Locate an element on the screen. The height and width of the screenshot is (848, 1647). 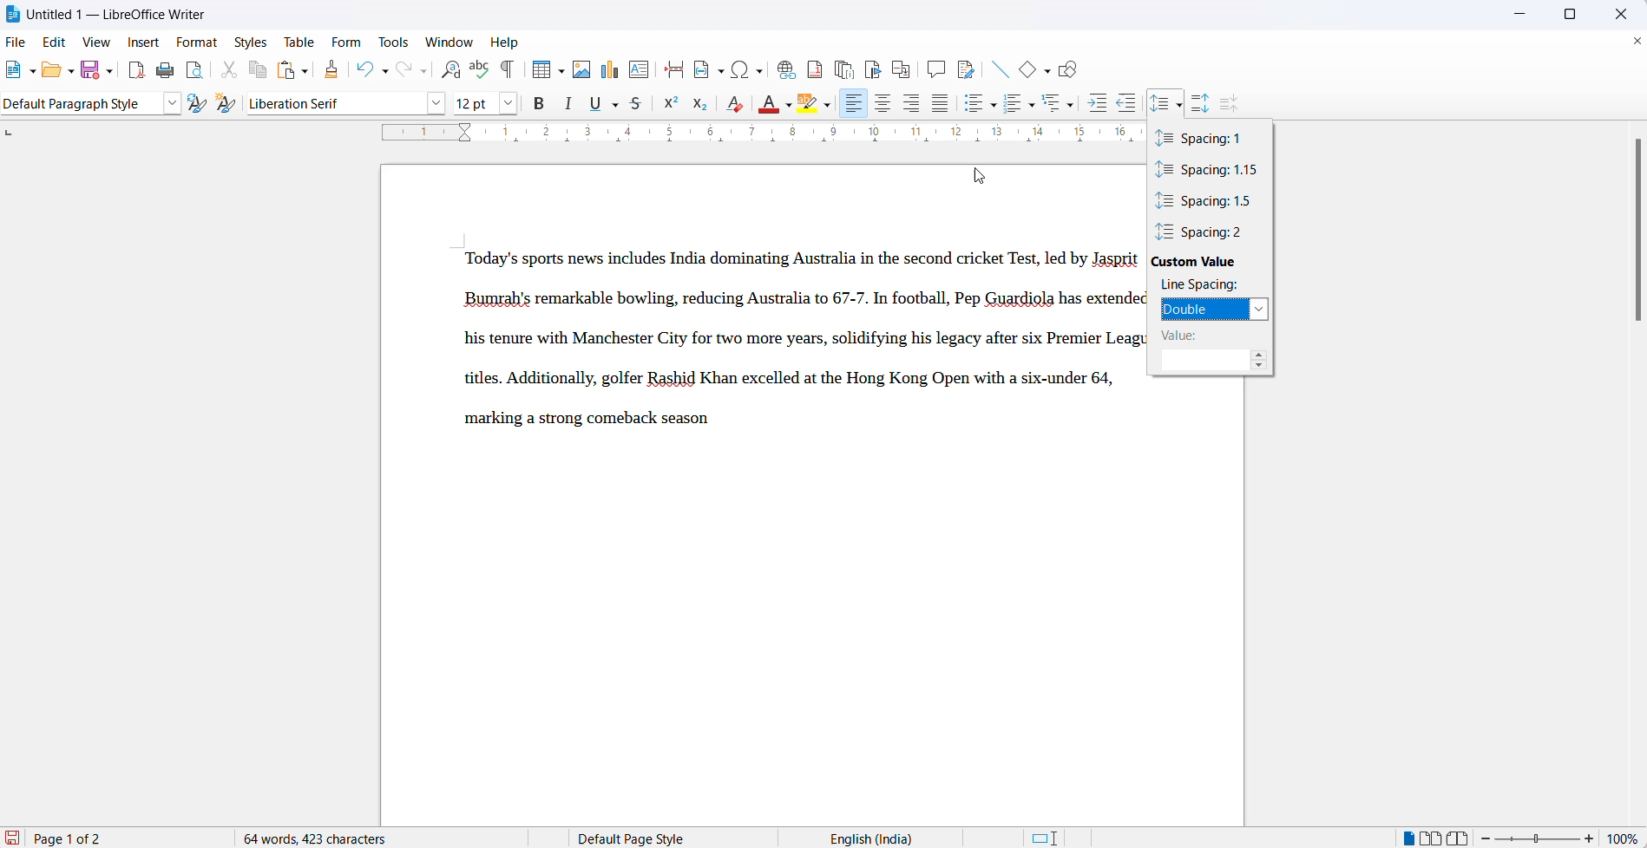
tools is located at coordinates (397, 42).